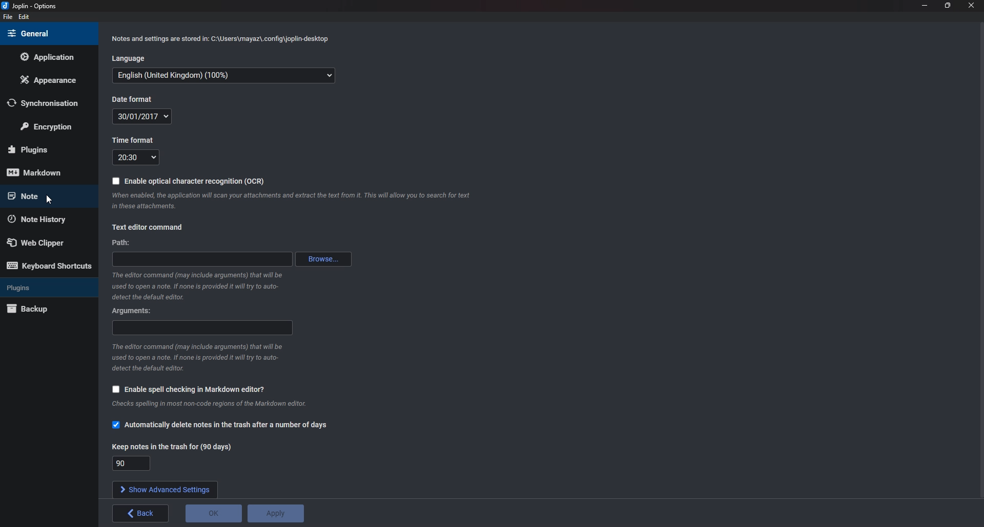 The image size is (984, 527). I want to click on Info, so click(195, 356).